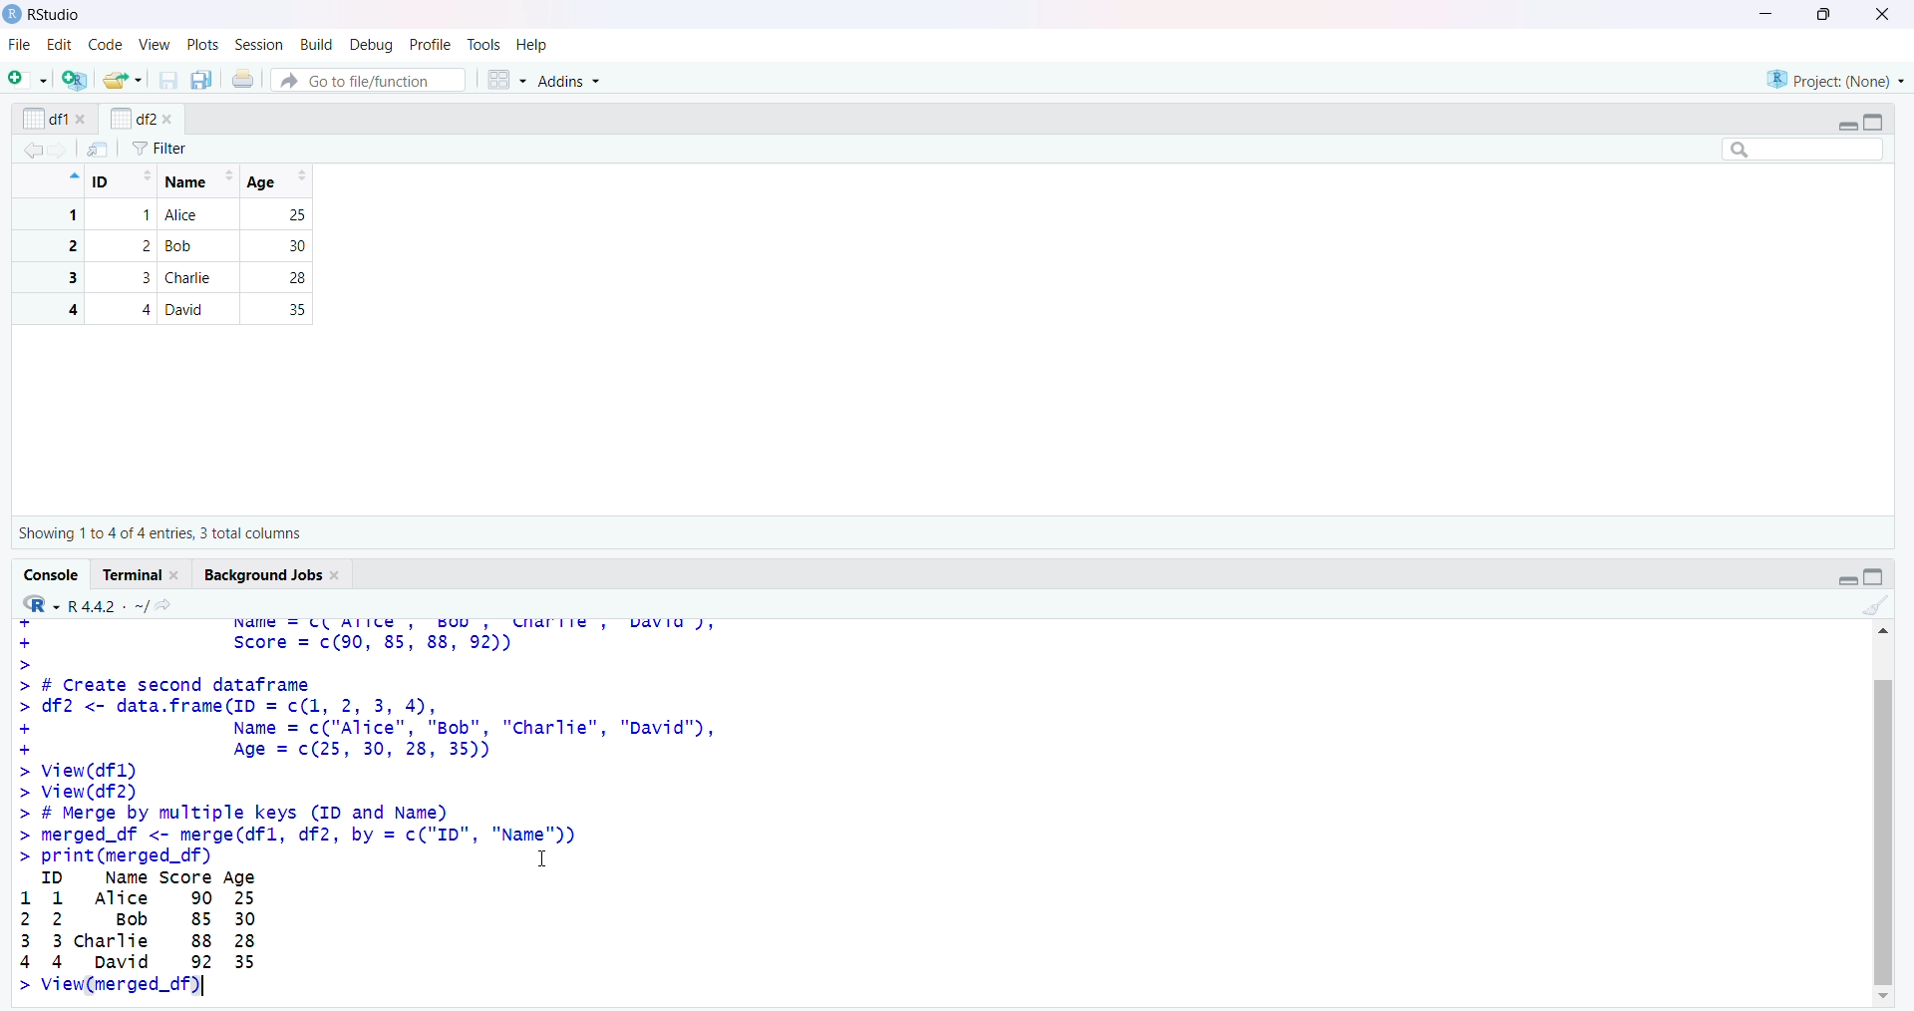 The image size is (1914, 1011). I want to click on session, so click(263, 45).